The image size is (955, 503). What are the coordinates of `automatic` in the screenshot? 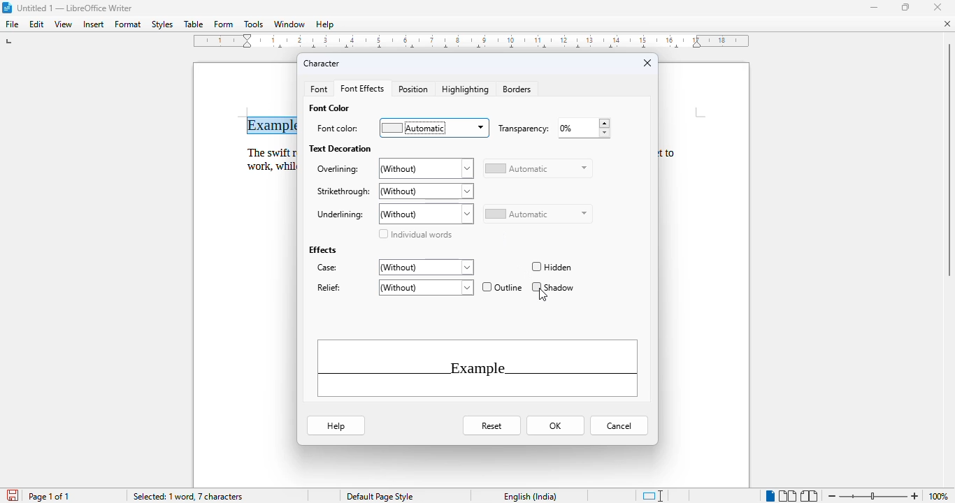 It's located at (538, 168).